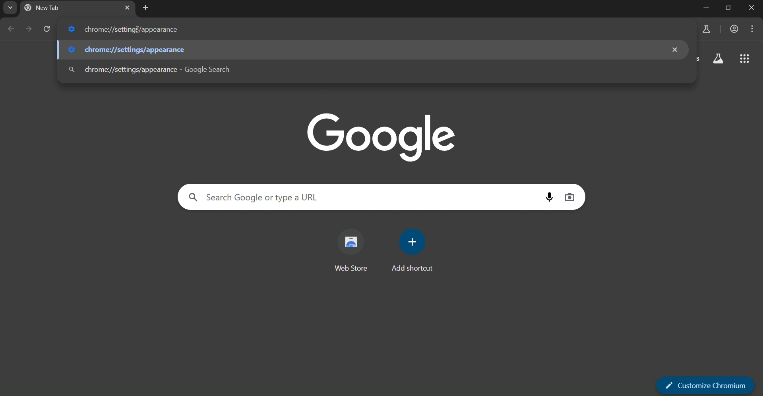 The height and width of the screenshot is (396, 763). I want to click on chrome://settings/appearance, so click(128, 50).